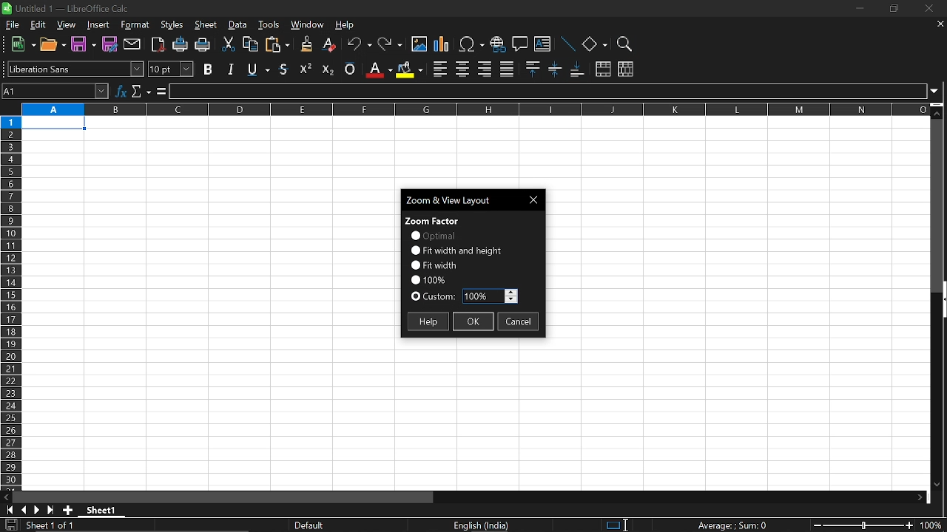 Image resolution: width=947 pixels, height=532 pixels. I want to click on unmerge cells, so click(625, 69).